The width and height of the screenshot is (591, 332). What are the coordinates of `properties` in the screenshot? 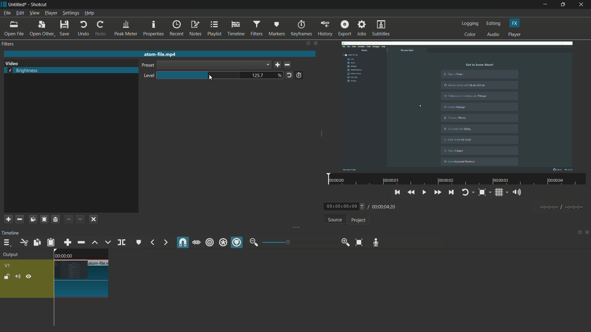 It's located at (153, 29).